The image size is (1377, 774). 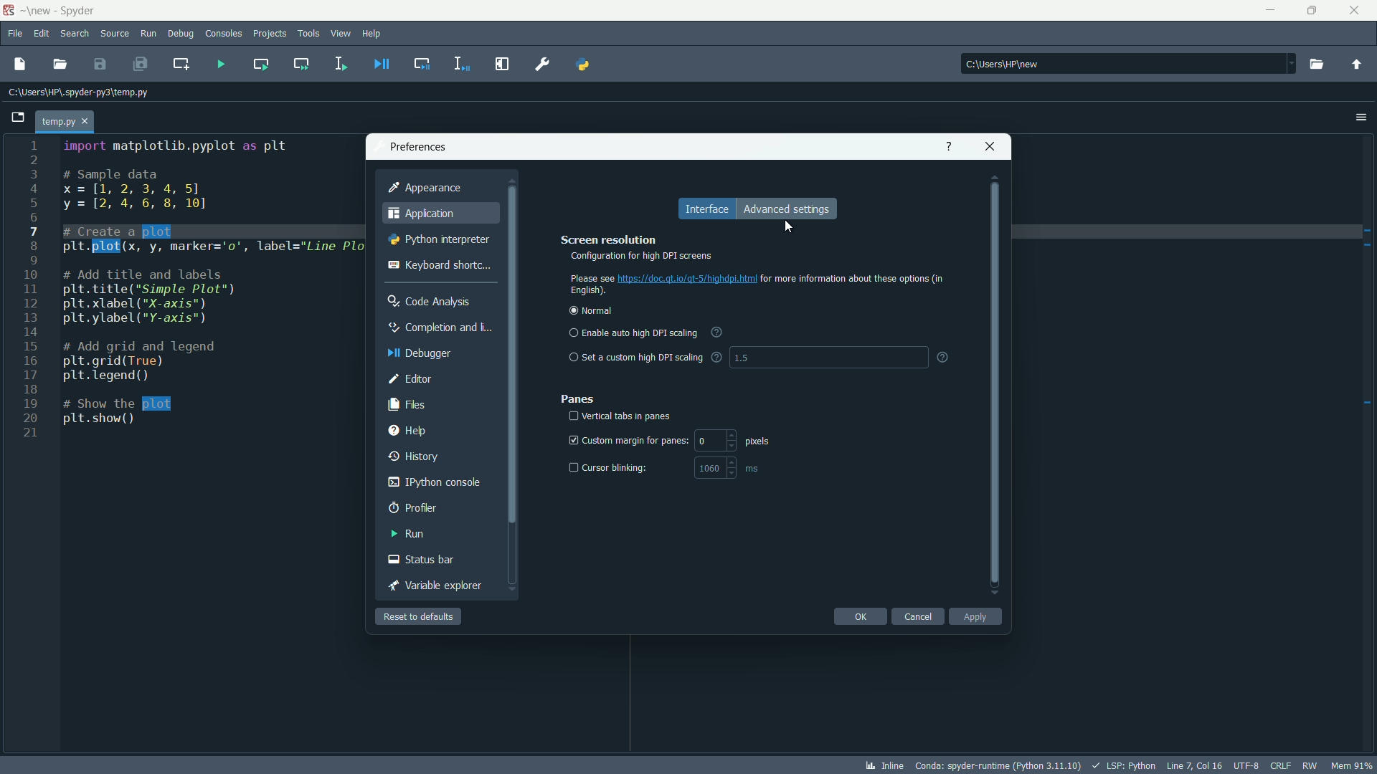 What do you see at coordinates (439, 328) in the screenshot?
I see `completion and linting` at bounding box center [439, 328].